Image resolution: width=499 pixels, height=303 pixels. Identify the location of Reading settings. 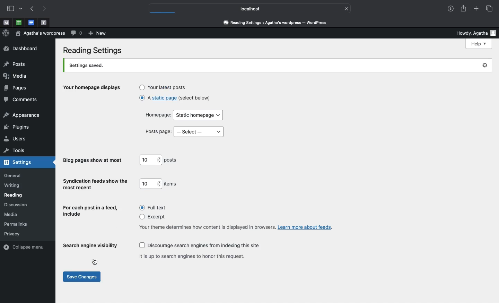
(94, 51).